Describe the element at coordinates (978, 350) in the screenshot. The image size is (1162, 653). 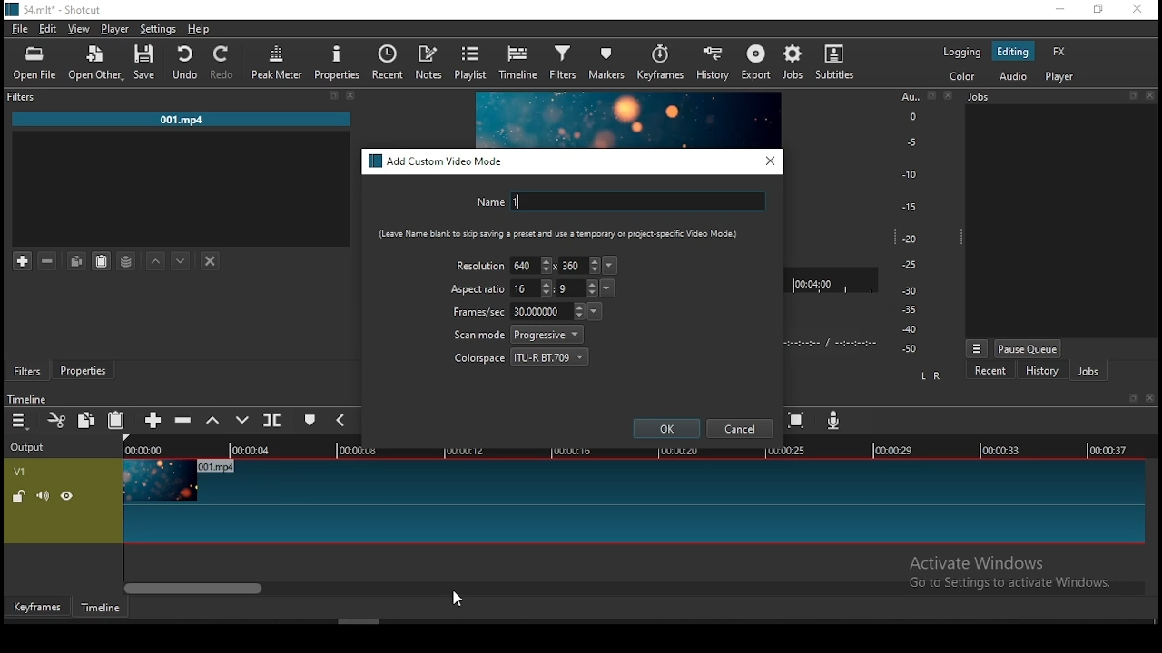
I see `jobs menu` at that location.